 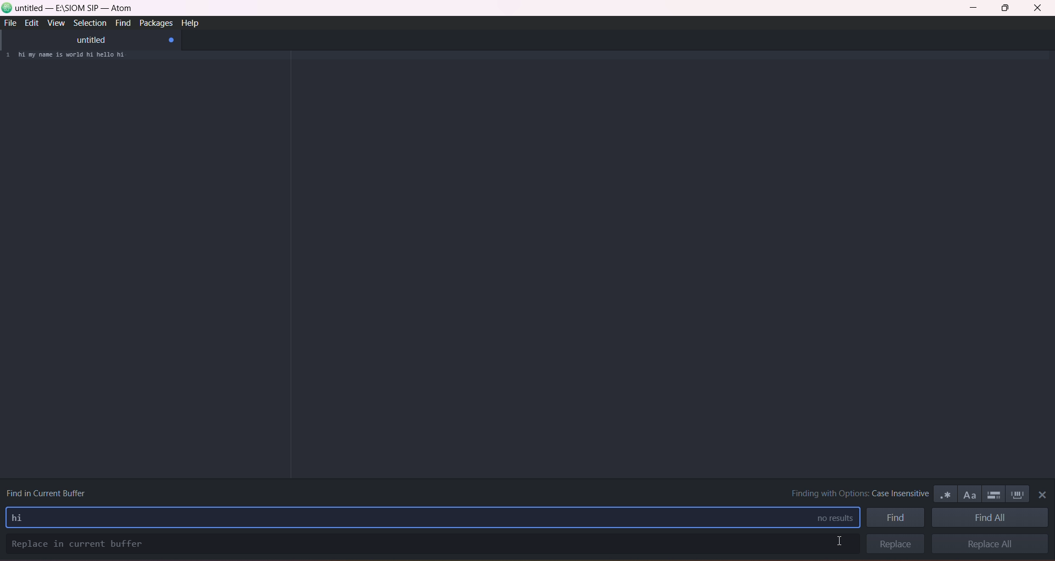 I want to click on only in selection, so click(x=992, y=493).